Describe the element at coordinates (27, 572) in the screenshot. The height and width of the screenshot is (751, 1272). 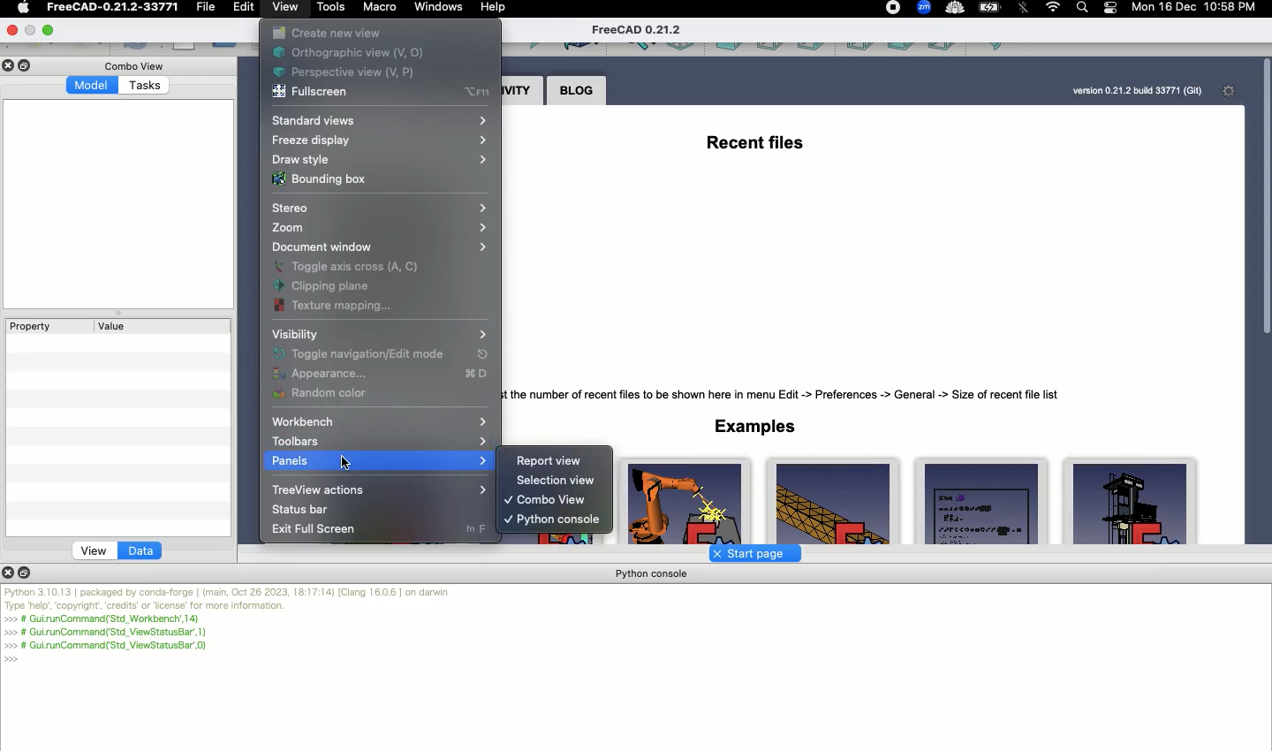
I see `Duplicate` at that location.